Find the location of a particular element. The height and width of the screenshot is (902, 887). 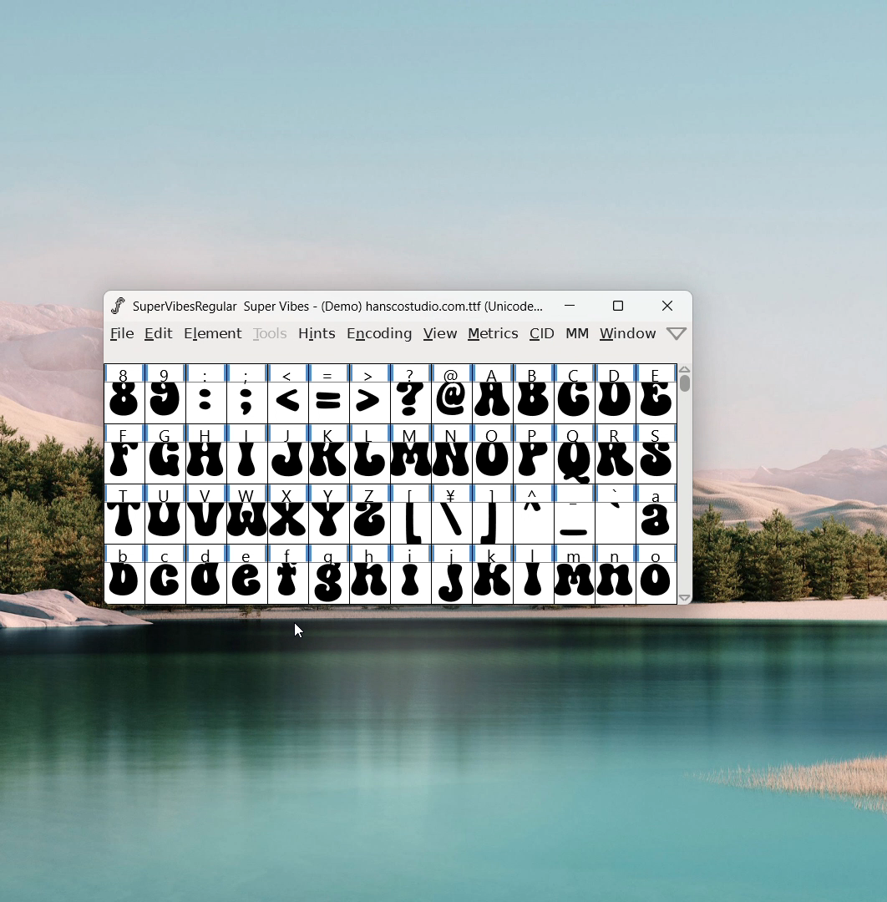

K is located at coordinates (329, 454).